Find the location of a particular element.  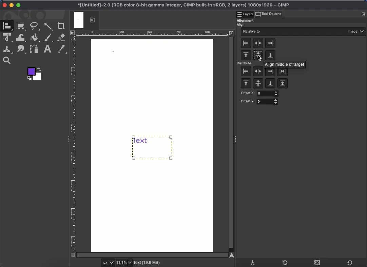

Default tool presets is located at coordinates (350, 262).